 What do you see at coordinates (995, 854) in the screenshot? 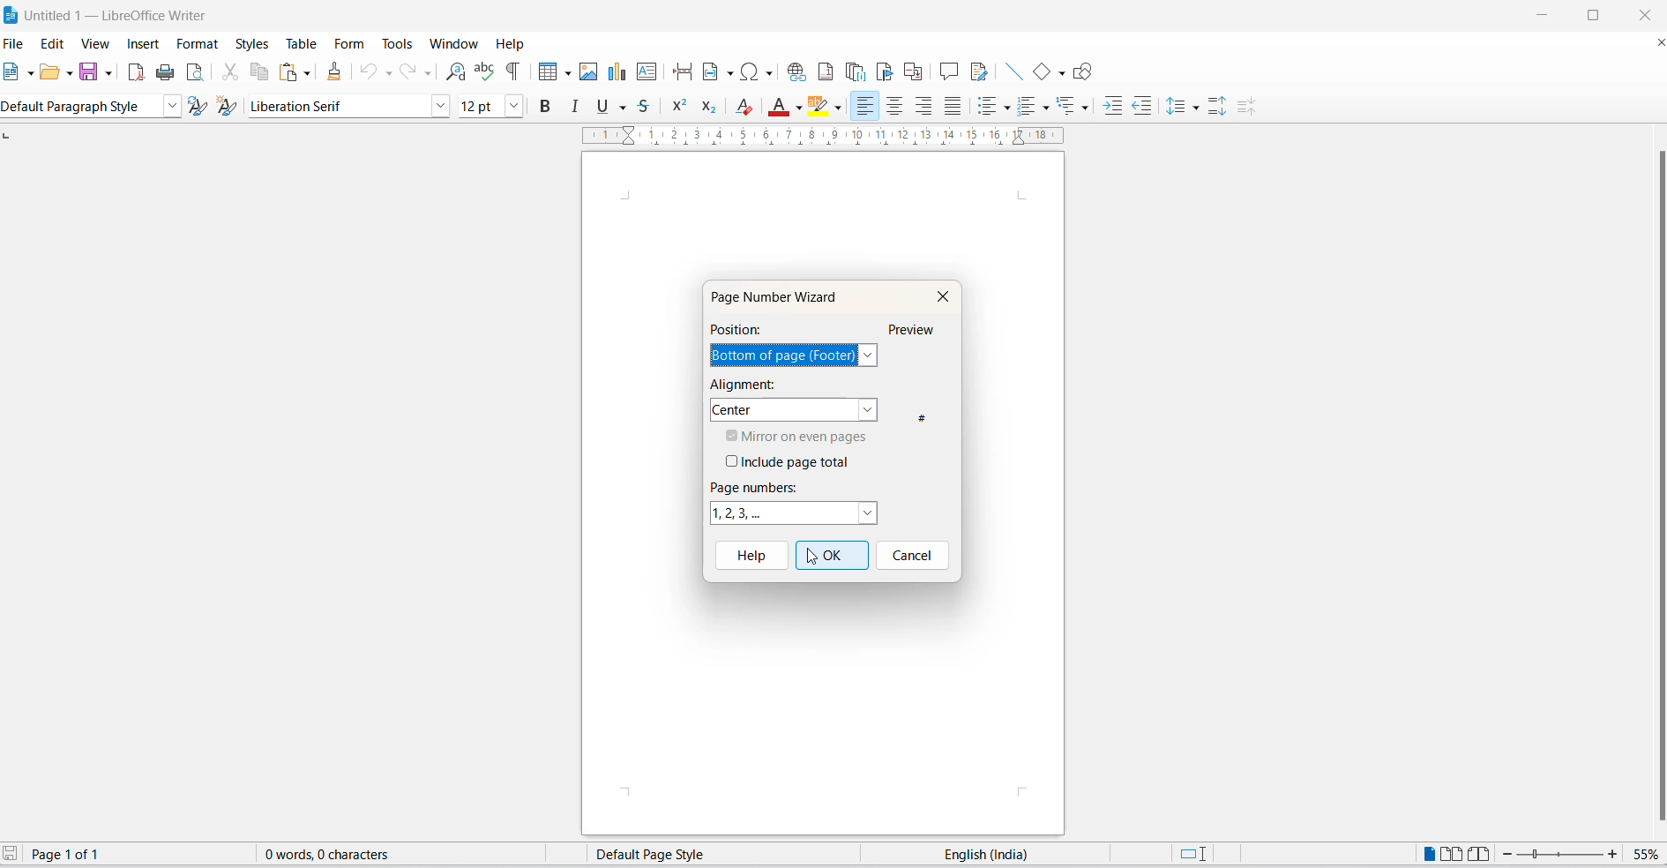
I see `text language` at bounding box center [995, 854].